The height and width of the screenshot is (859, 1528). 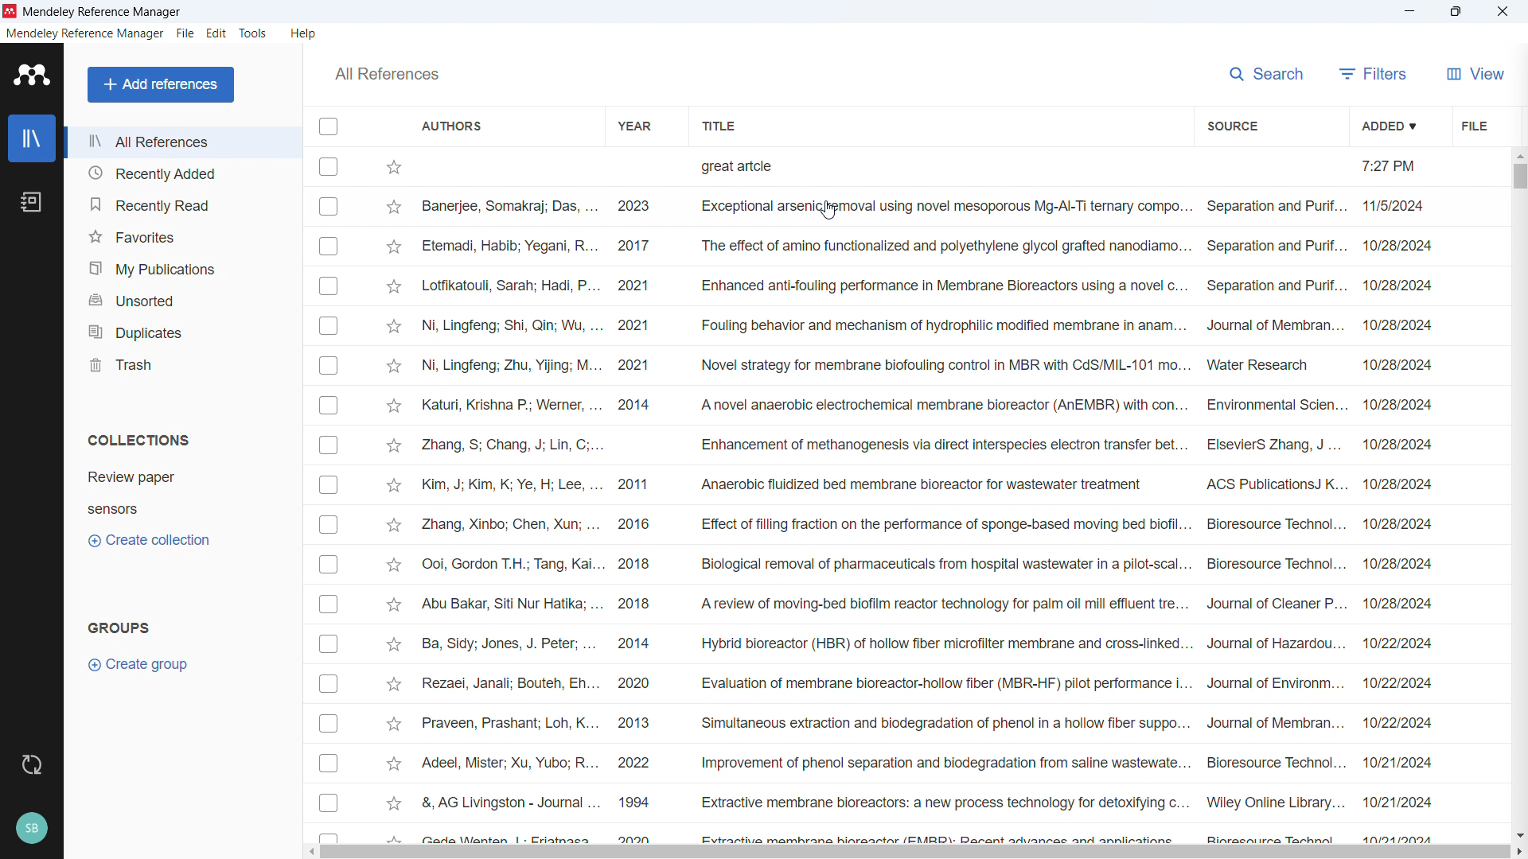 I want to click on tools, so click(x=253, y=33).